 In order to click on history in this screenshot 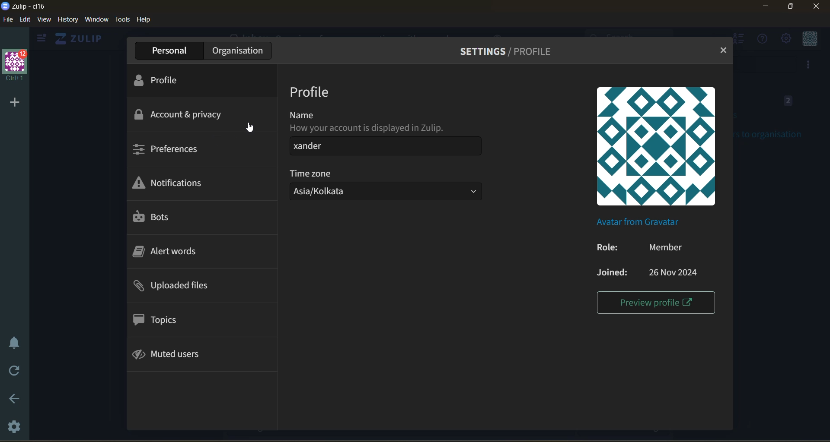, I will do `click(68, 21)`.